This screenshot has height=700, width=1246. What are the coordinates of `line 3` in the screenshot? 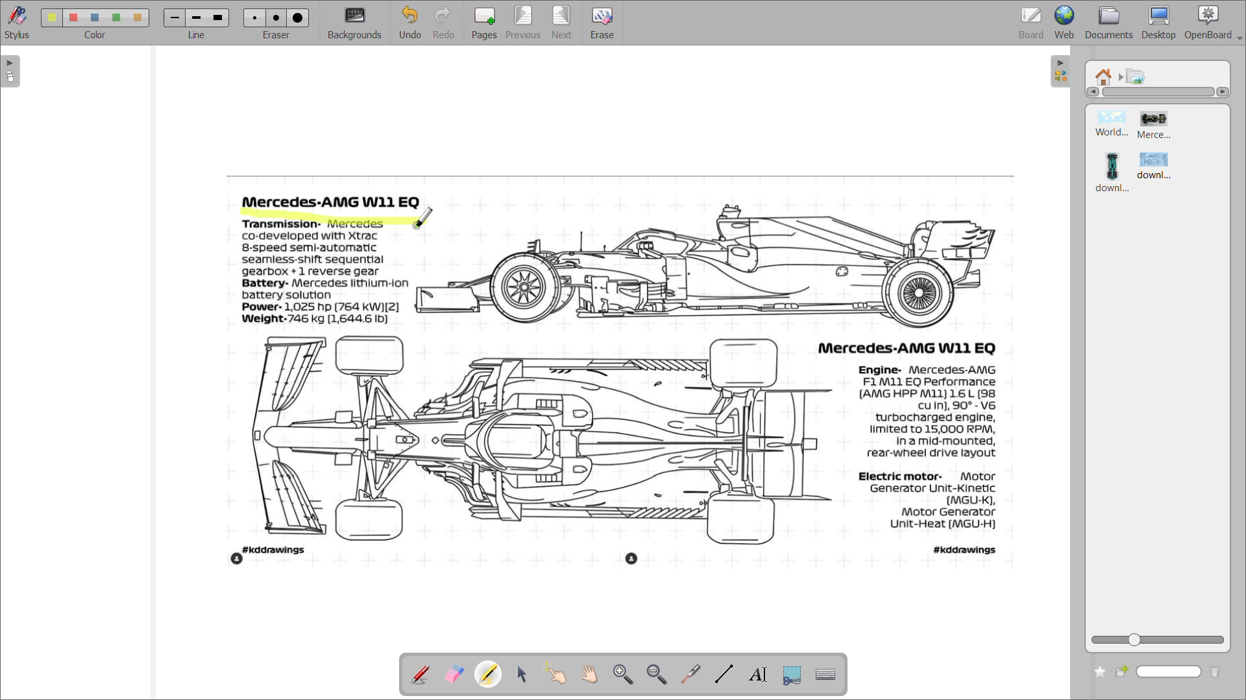 It's located at (221, 17).